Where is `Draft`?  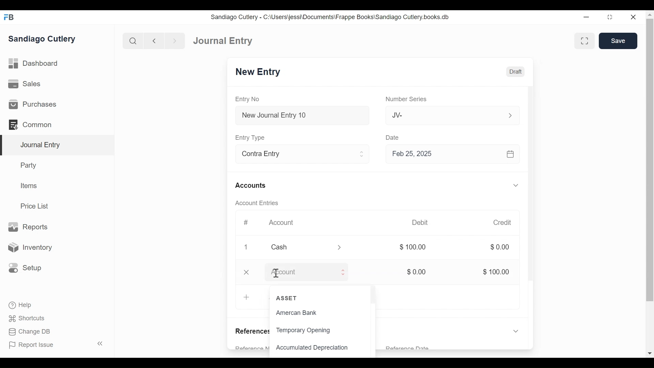
Draft is located at coordinates (514, 72).